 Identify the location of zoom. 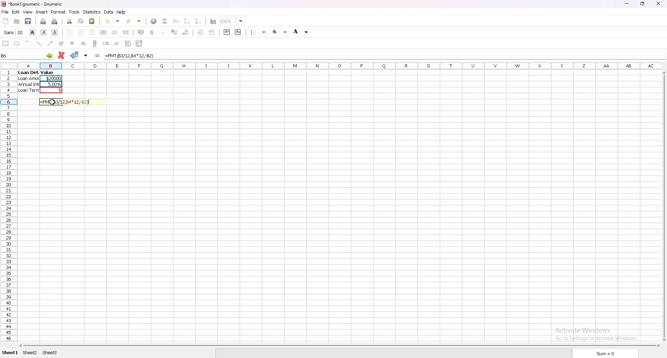
(233, 21).